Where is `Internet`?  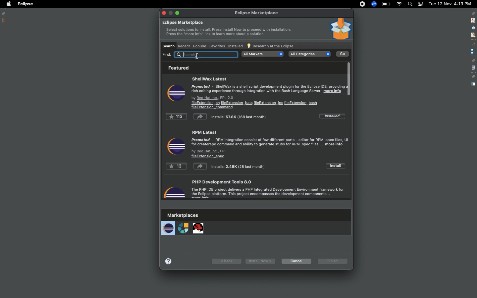
Internet is located at coordinates (399, 5).